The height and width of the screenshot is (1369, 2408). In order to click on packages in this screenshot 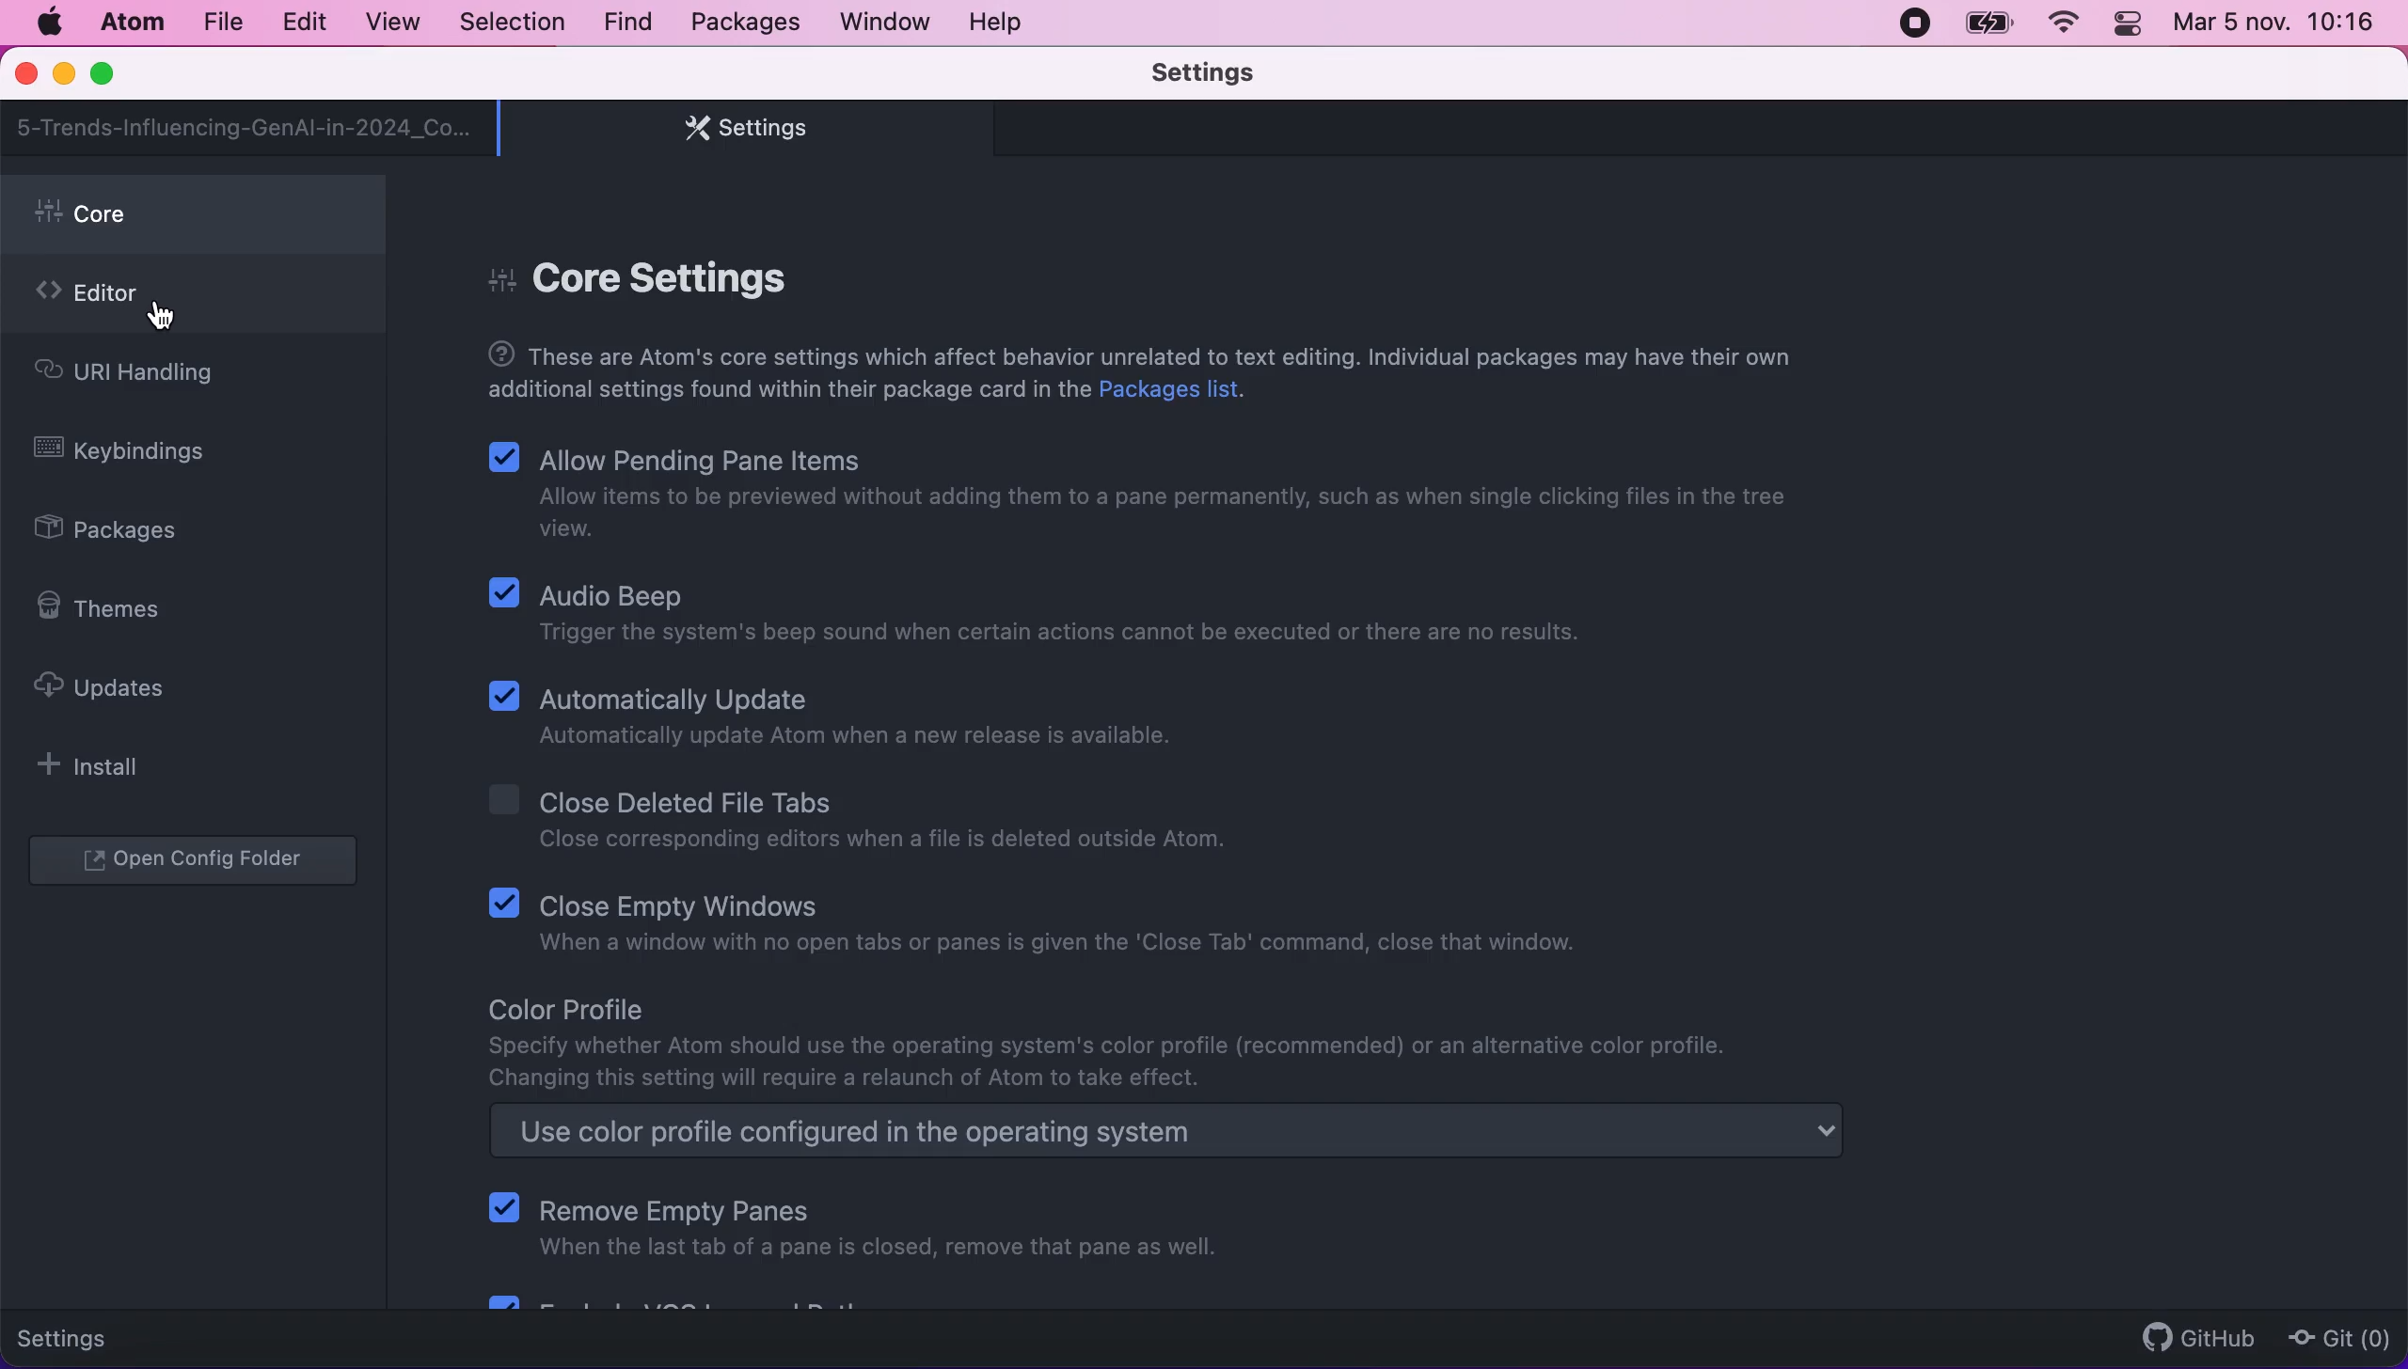, I will do `click(742, 23)`.